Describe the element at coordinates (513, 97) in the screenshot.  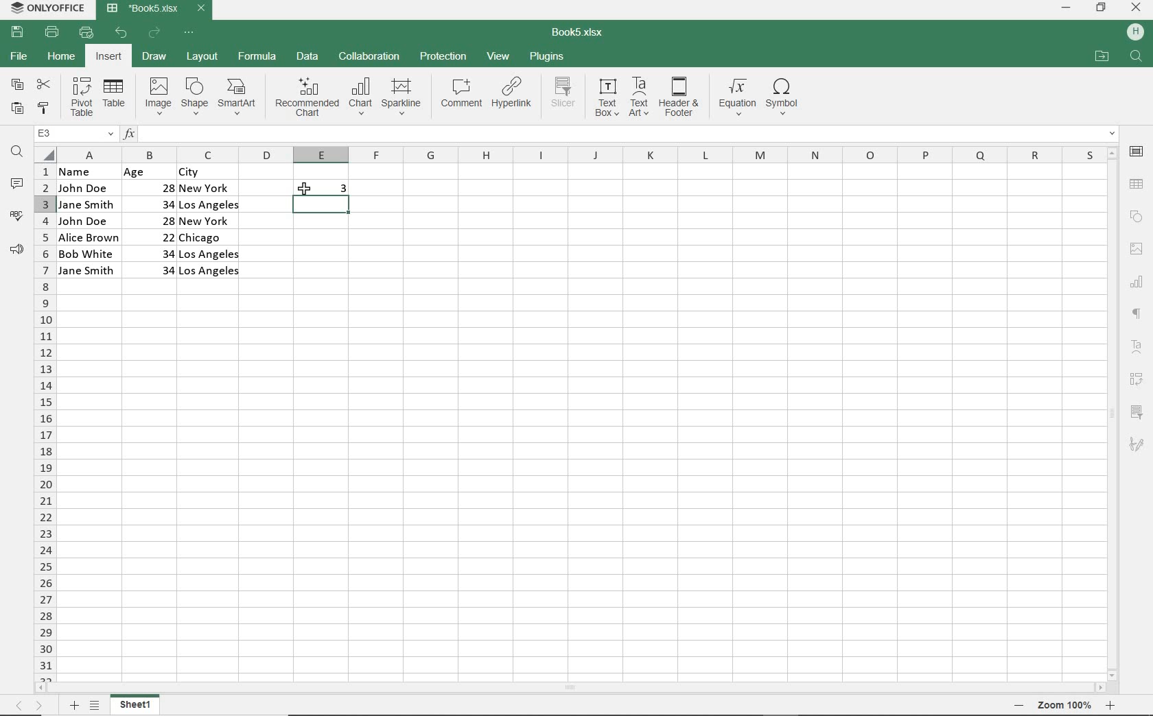
I see `HYPERLINK` at that location.